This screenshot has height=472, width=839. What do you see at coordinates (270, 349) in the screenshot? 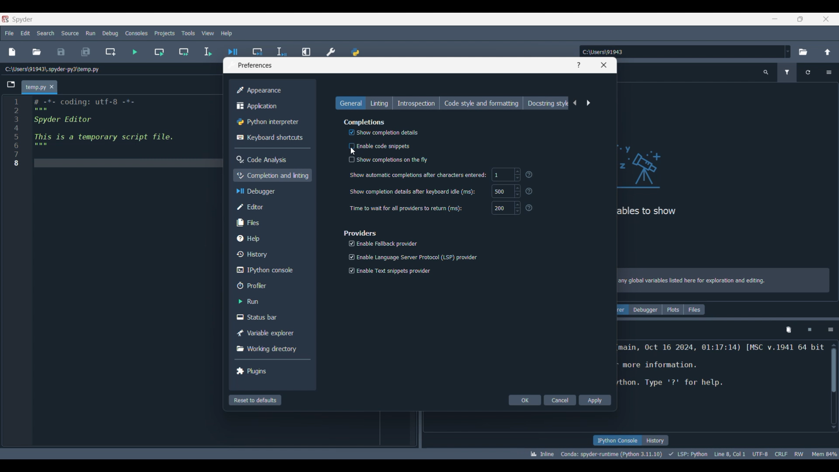
I see `Working directory` at bounding box center [270, 349].